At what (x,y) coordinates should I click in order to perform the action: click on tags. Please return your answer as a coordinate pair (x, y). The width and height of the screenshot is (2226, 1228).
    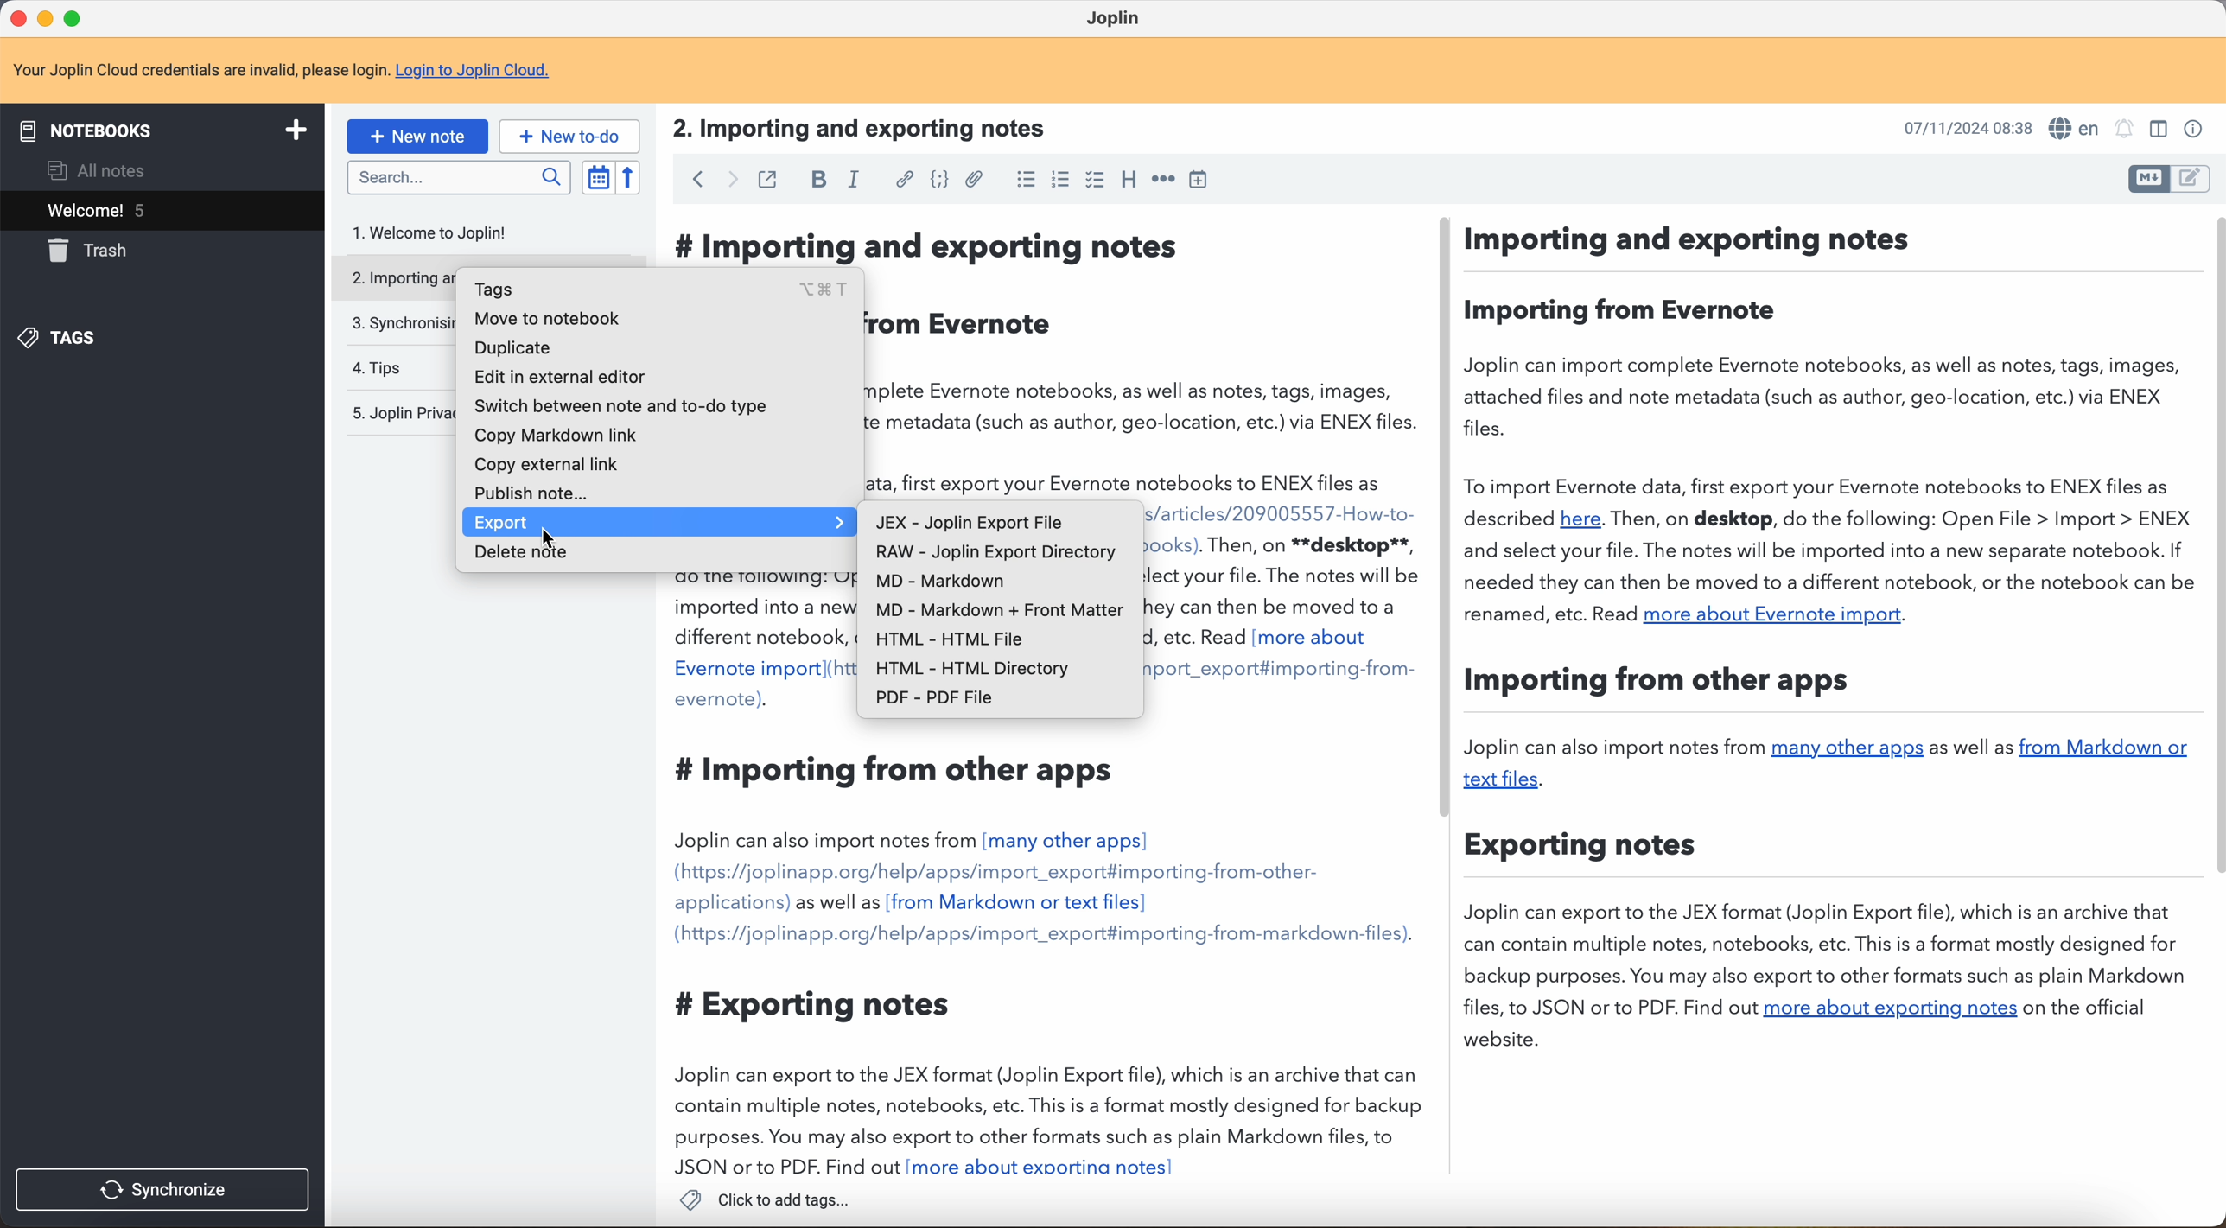
    Looking at the image, I should click on (662, 289).